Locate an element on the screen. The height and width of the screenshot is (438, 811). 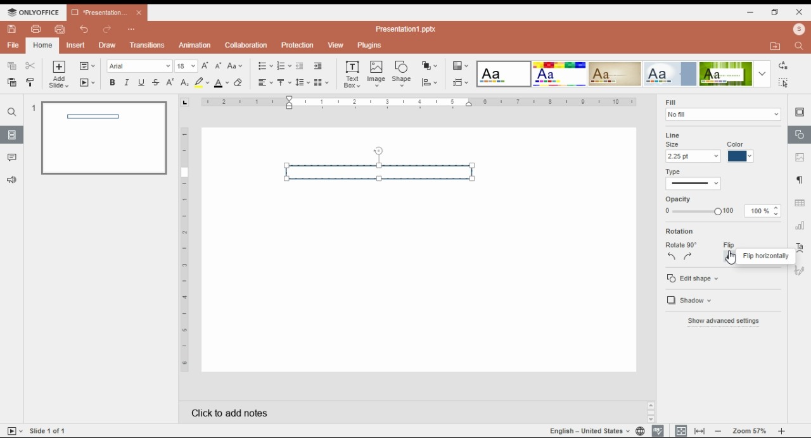
language settings is located at coordinates (639, 431).